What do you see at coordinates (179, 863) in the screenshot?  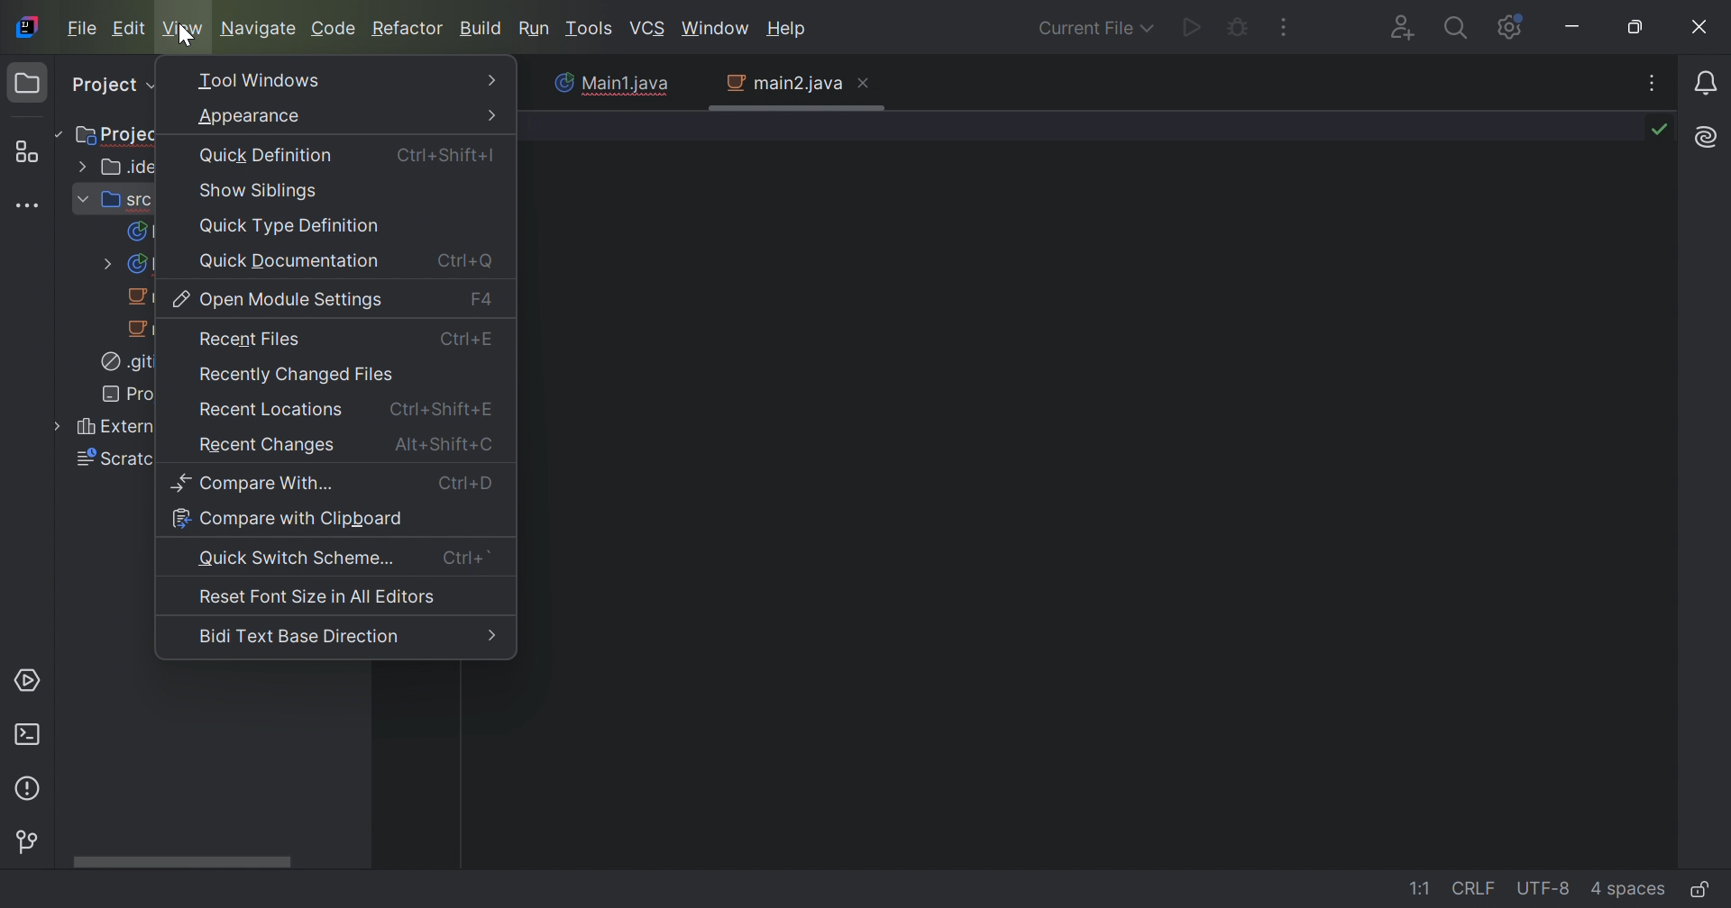 I see `Scroll bar` at bounding box center [179, 863].